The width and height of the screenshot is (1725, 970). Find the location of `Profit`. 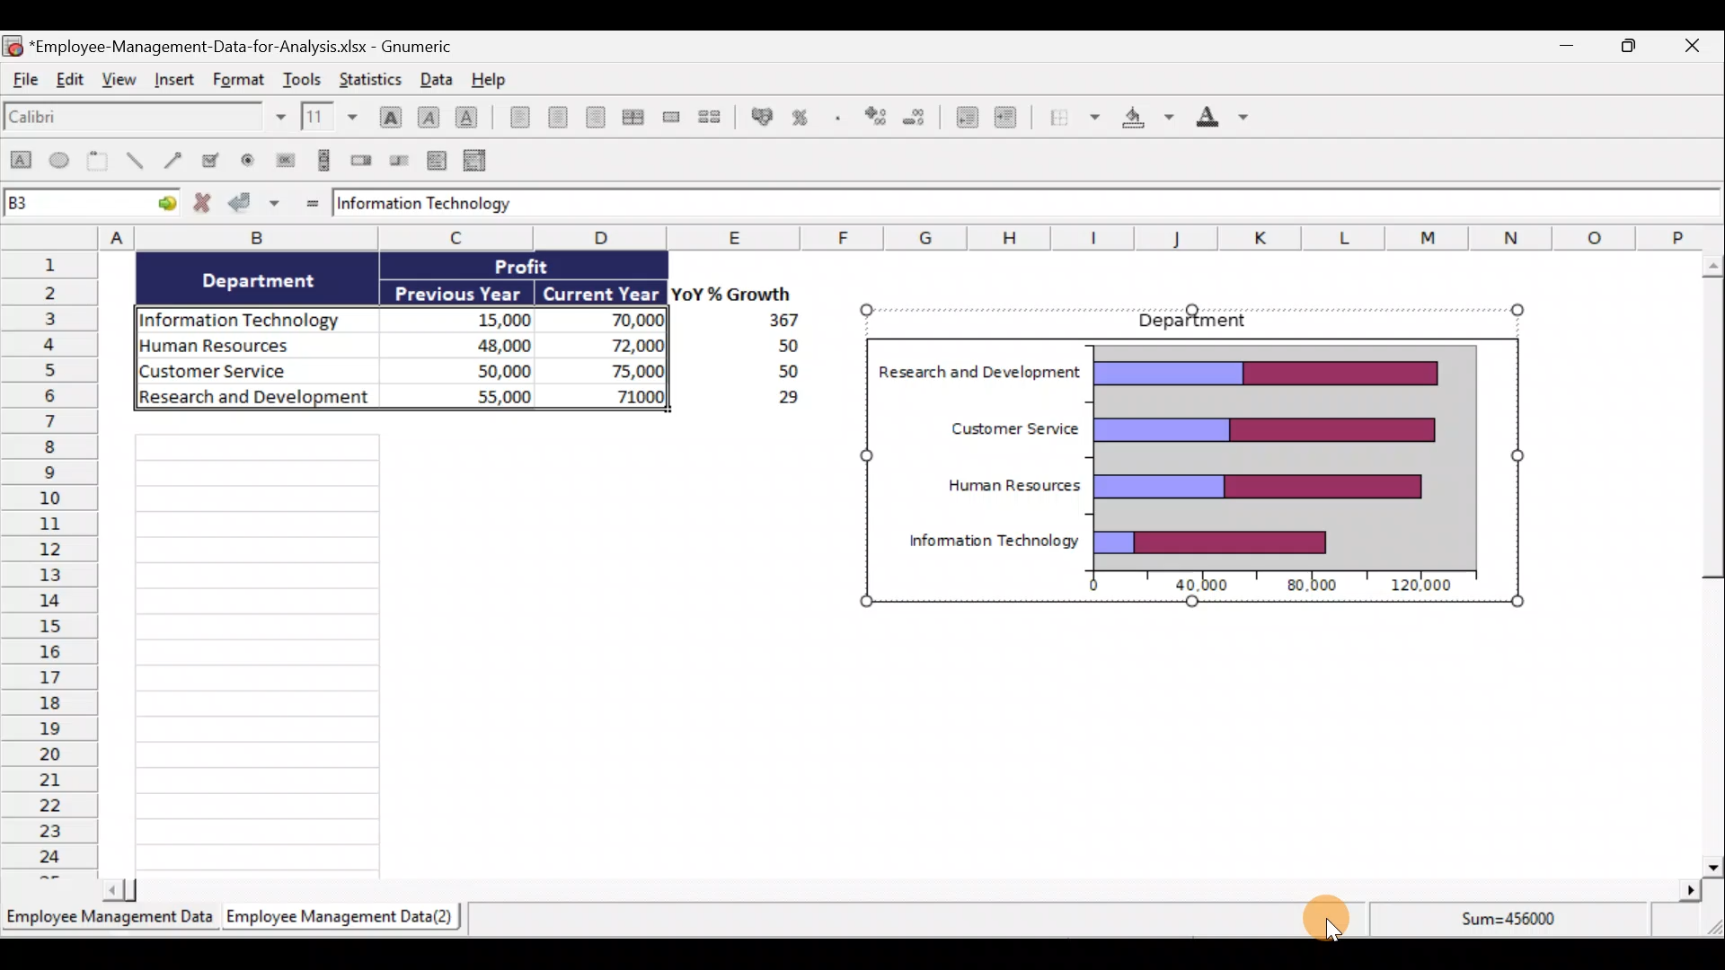

Profit is located at coordinates (537, 269).